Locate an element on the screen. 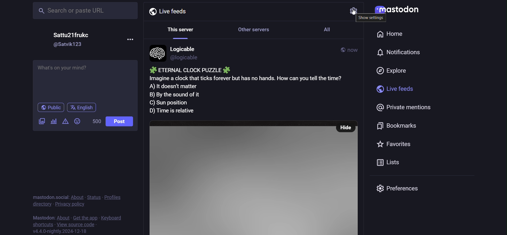 The width and height of the screenshot is (507, 235). source code is located at coordinates (75, 224).